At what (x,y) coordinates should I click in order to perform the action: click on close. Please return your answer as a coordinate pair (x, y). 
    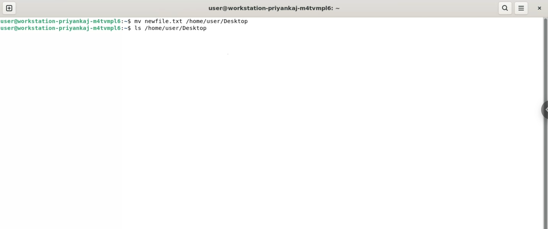
    Looking at the image, I should click on (540, 8).